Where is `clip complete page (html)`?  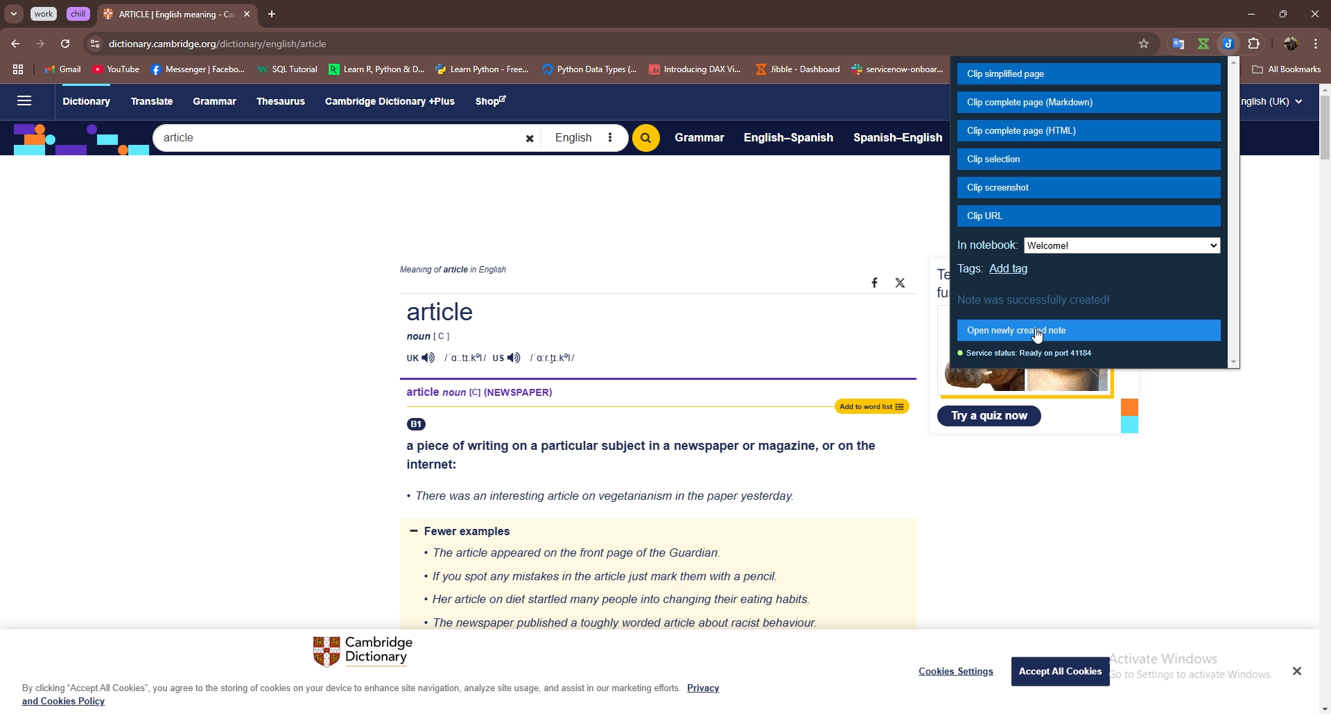
clip complete page (html) is located at coordinates (1090, 132).